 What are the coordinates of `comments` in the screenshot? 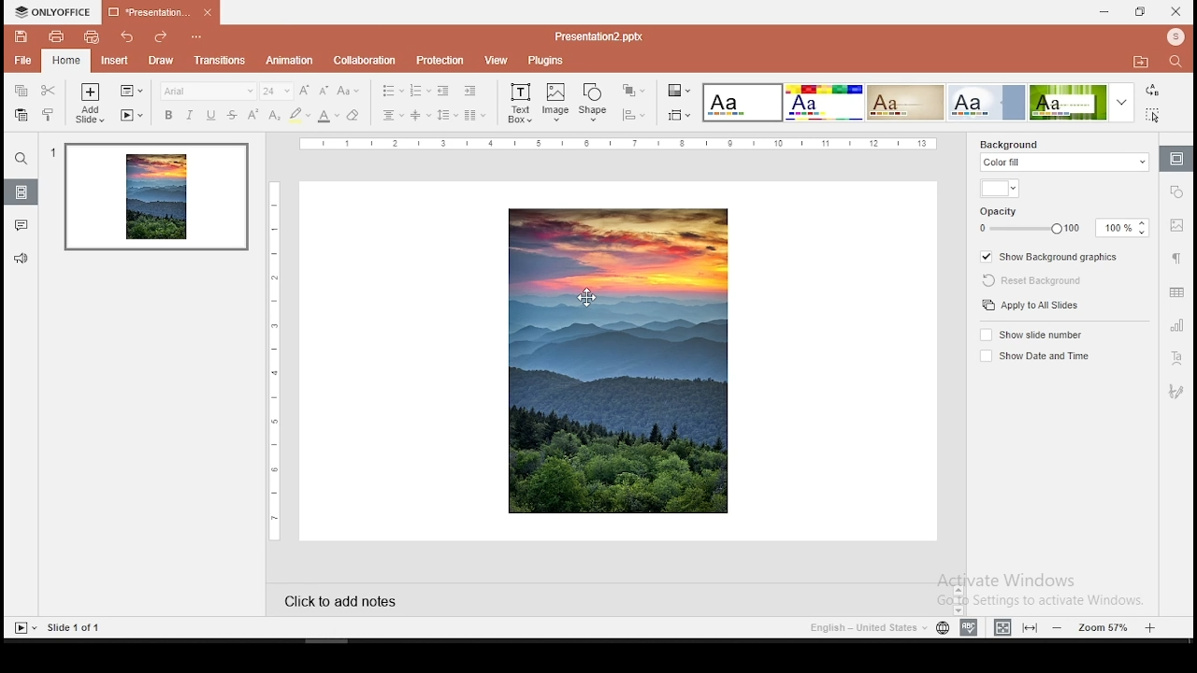 It's located at (22, 224).